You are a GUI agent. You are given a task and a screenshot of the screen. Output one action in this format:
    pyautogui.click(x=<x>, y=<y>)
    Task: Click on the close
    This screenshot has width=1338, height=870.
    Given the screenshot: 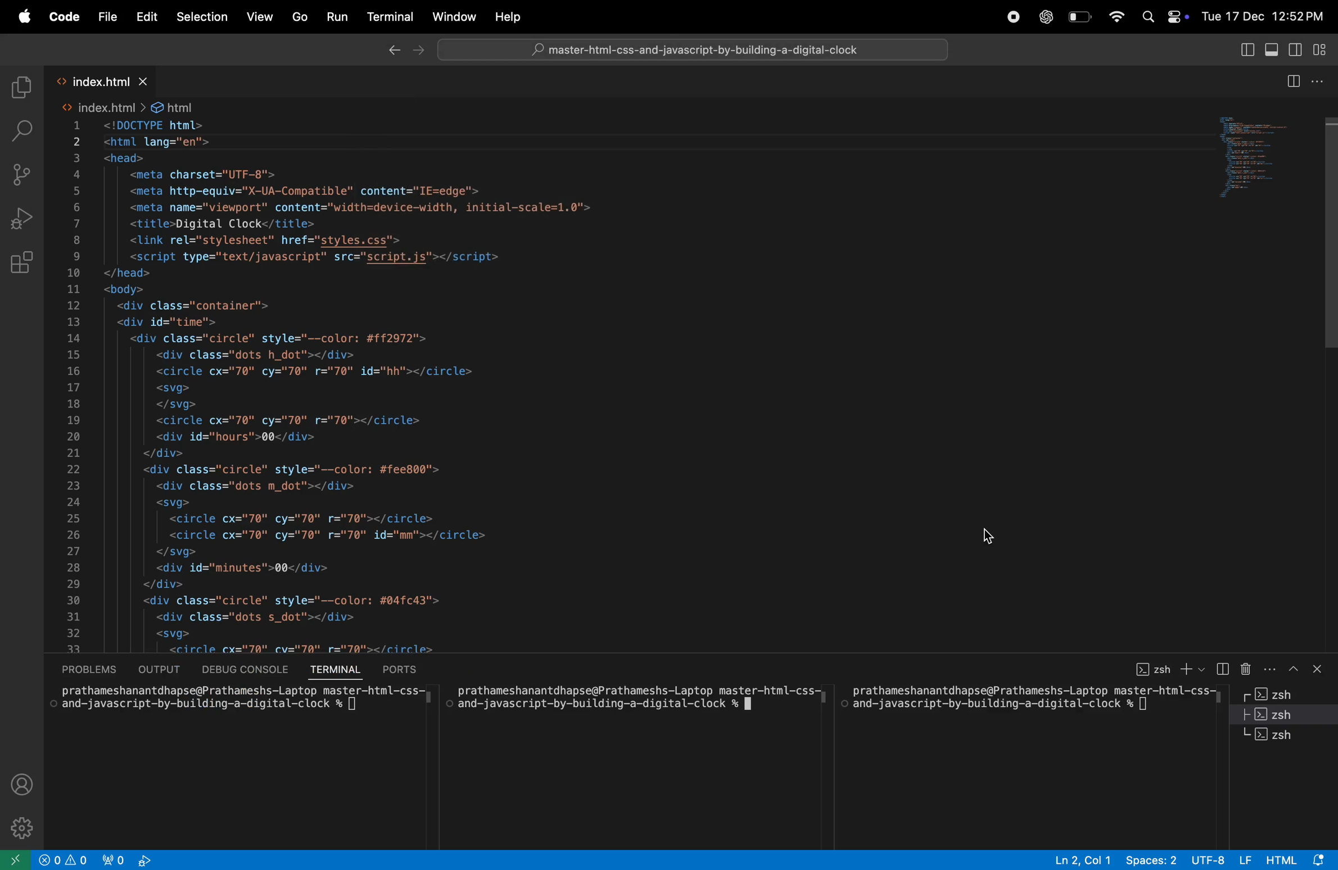 What is the action you would take?
    pyautogui.click(x=1321, y=668)
    